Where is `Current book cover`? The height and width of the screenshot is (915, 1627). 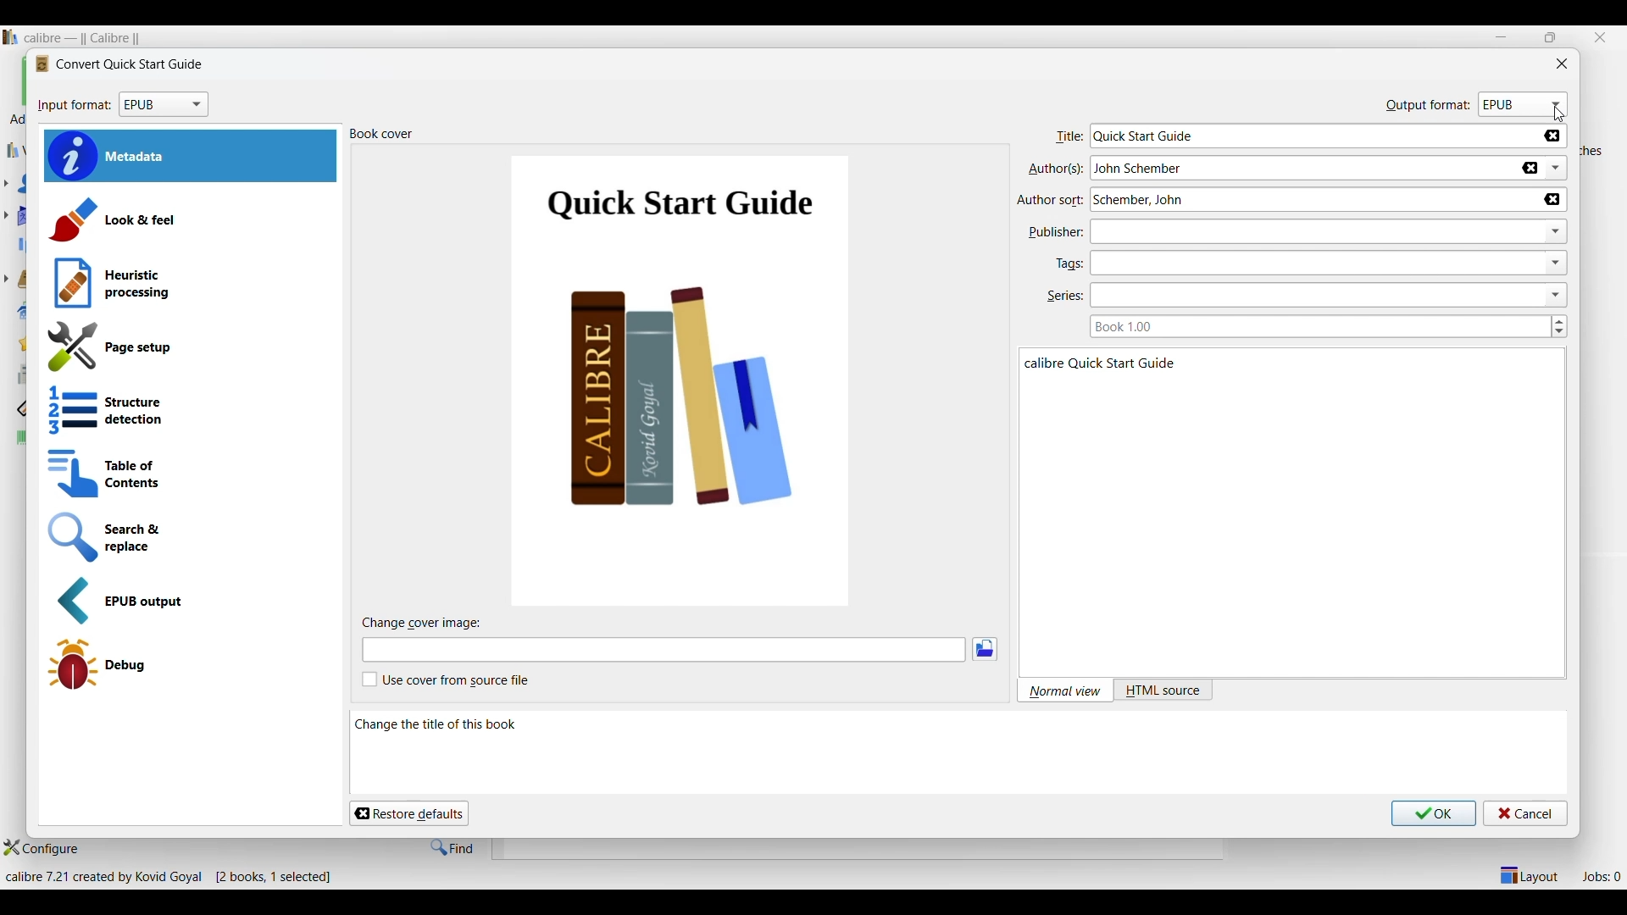 Current book cover is located at coordinates (682, 381).